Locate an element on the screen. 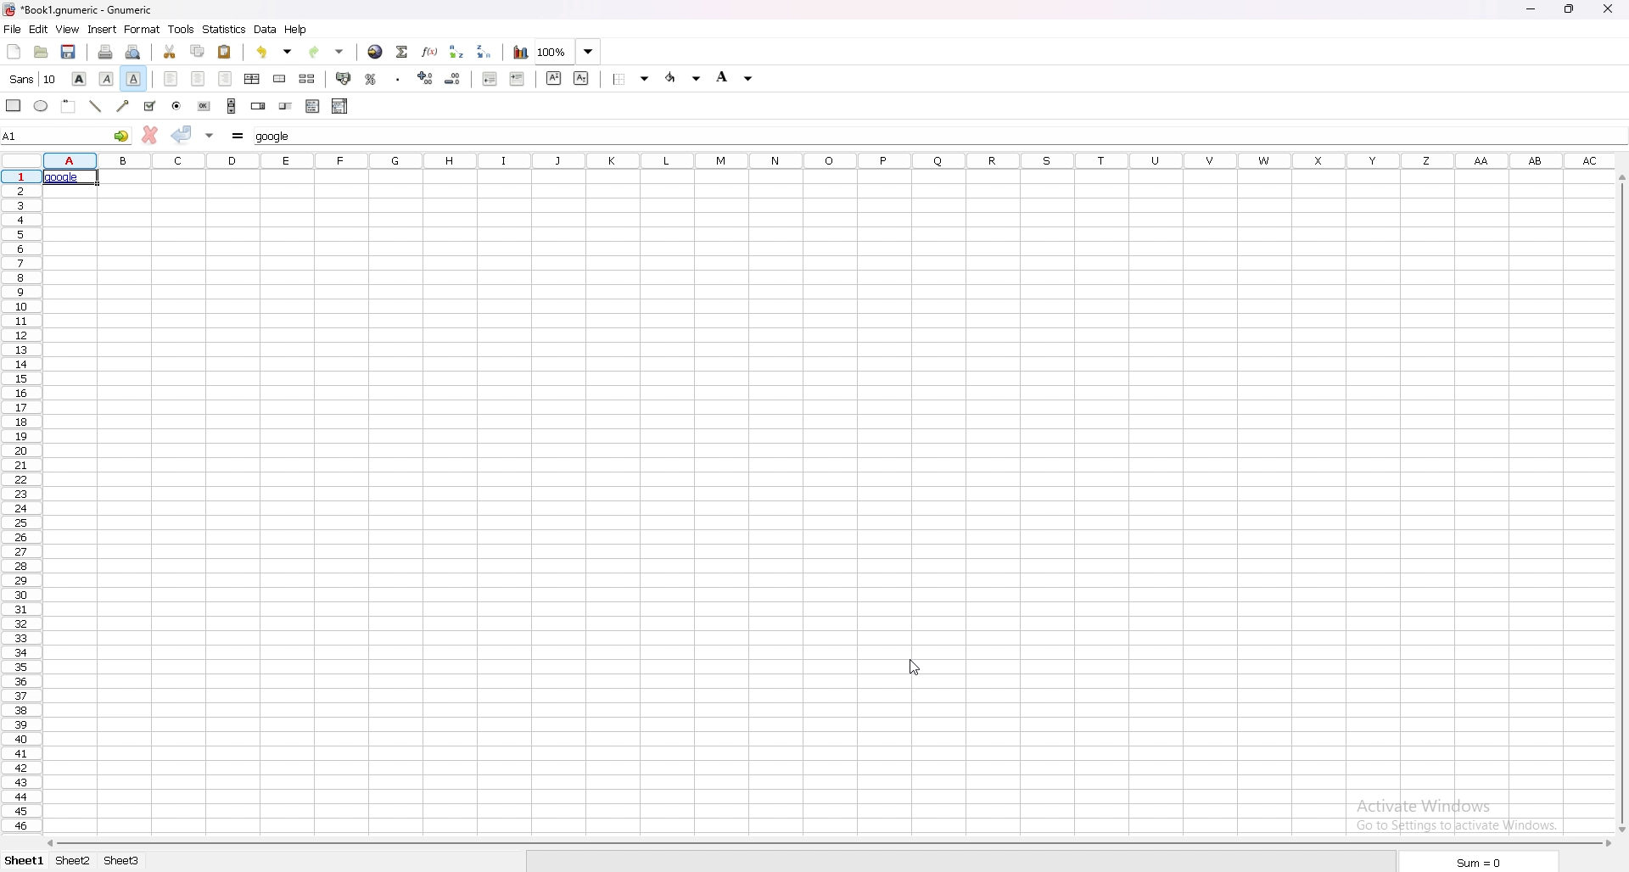 The image size is (1629, 872). summation is located at coordinates (402, 53).